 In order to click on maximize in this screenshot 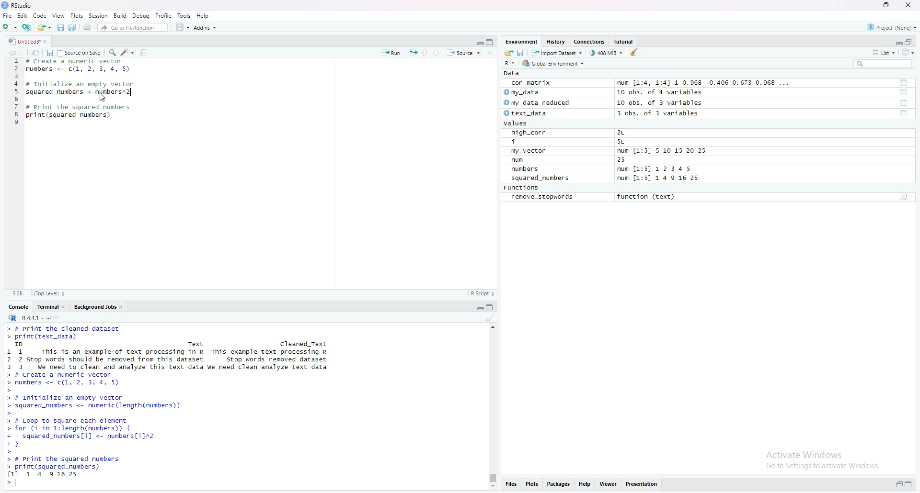, I will do `click(491, 42)`.